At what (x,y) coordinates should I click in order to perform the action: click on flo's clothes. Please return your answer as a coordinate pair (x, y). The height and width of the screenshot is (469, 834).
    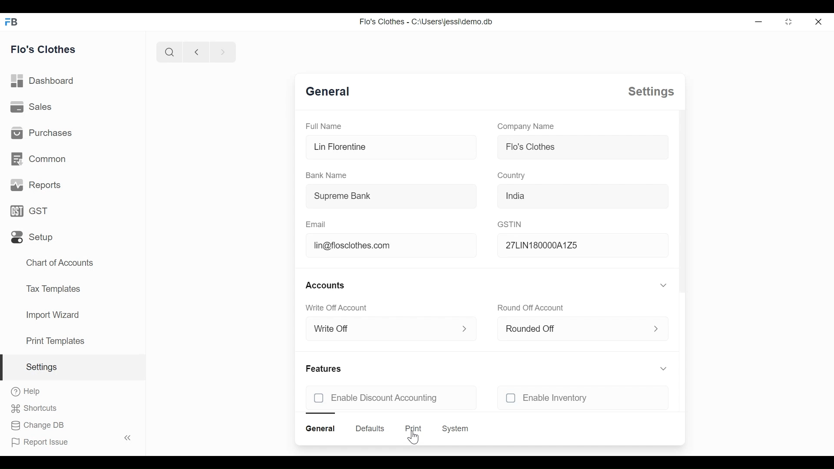
    Looking at the image, I should click on (43, 49).